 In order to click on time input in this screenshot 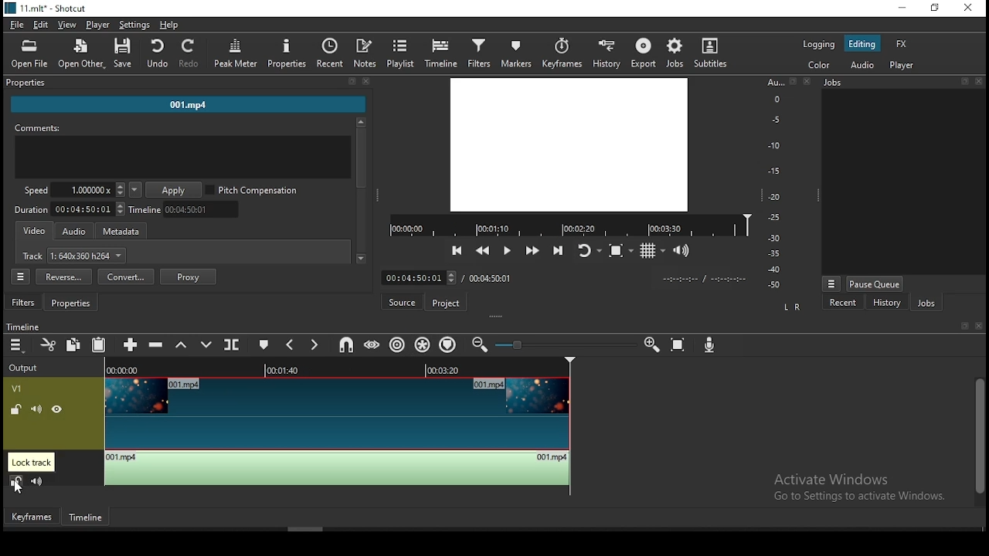, I will do `click(418, 276)`.